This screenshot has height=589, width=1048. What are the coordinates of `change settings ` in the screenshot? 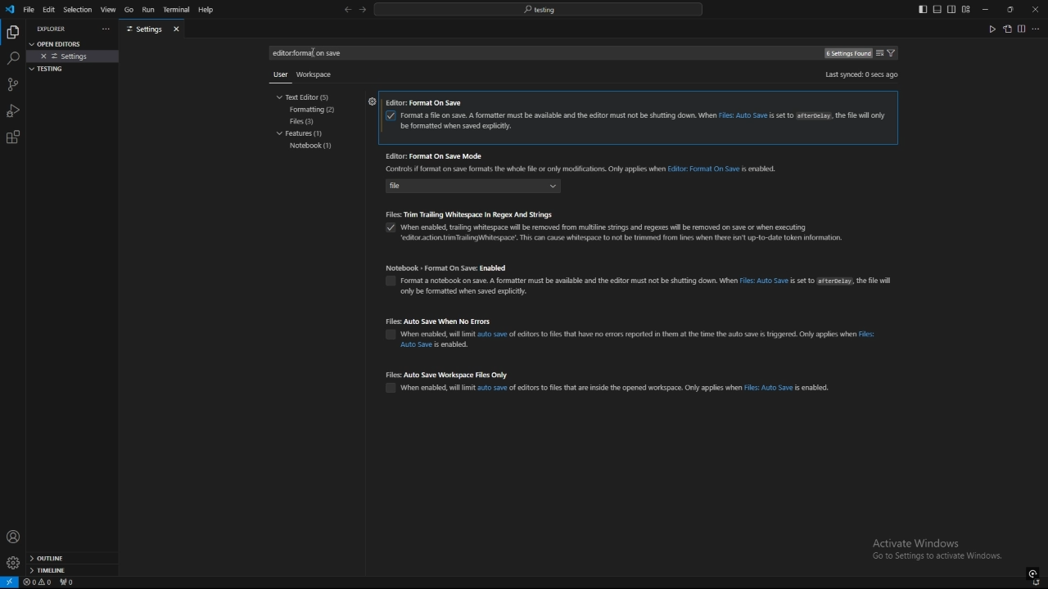 It's located at (879, 53).